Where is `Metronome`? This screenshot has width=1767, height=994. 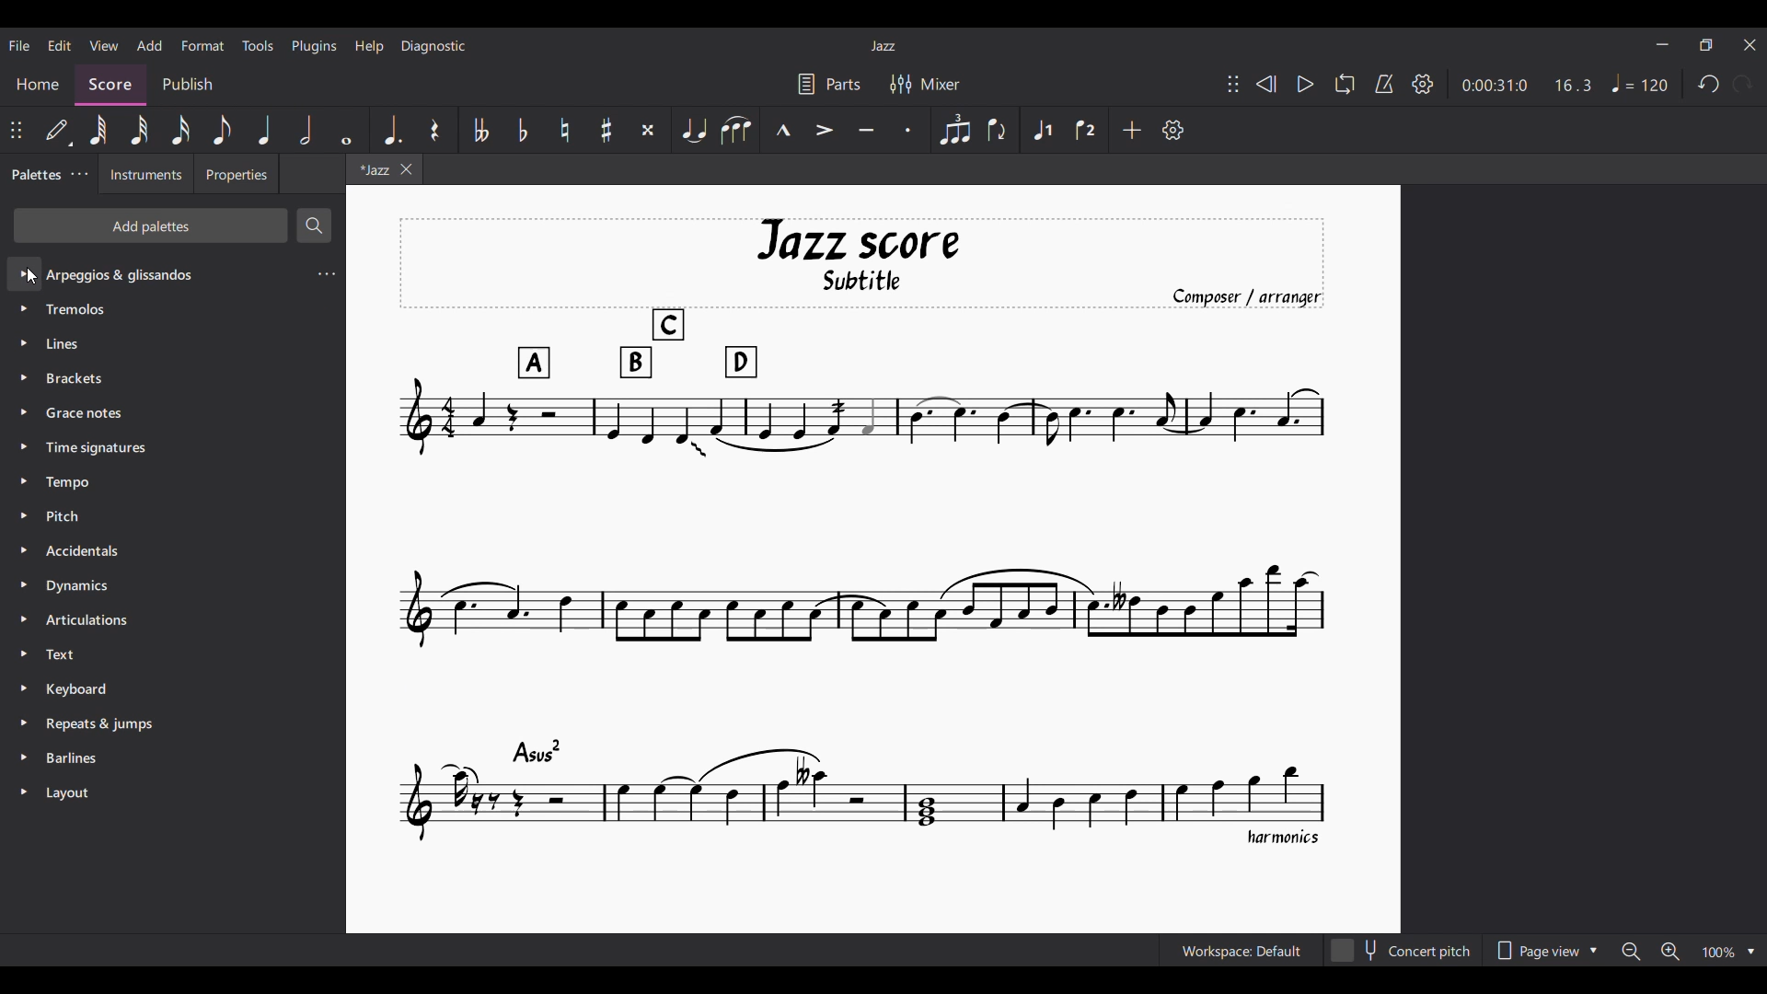 Metronome is located at coordinates (1385, 84).